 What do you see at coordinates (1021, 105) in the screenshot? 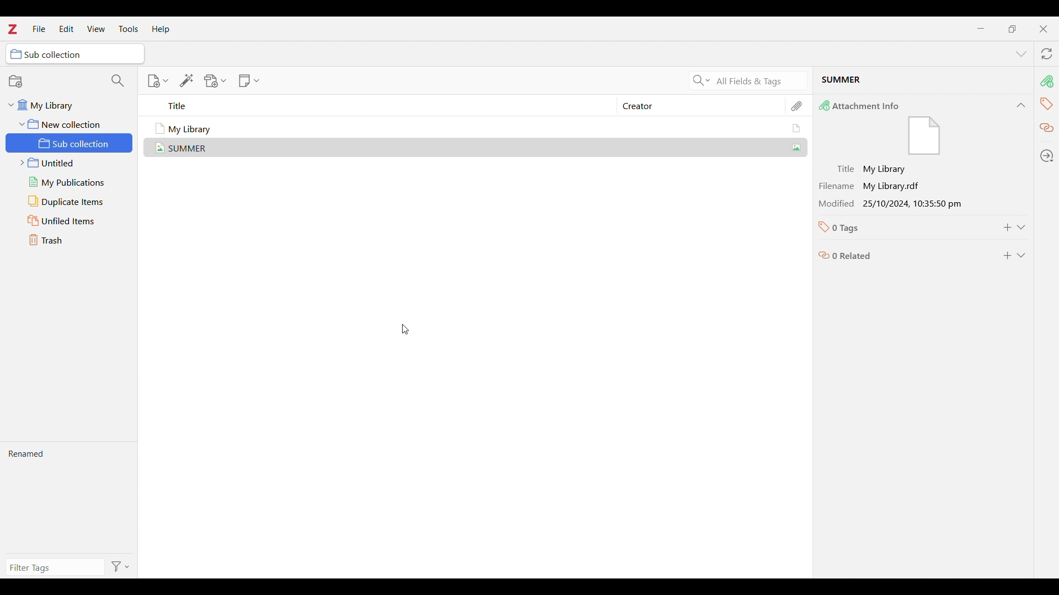
I see `Collapse` at bounding box center [1021, 105].